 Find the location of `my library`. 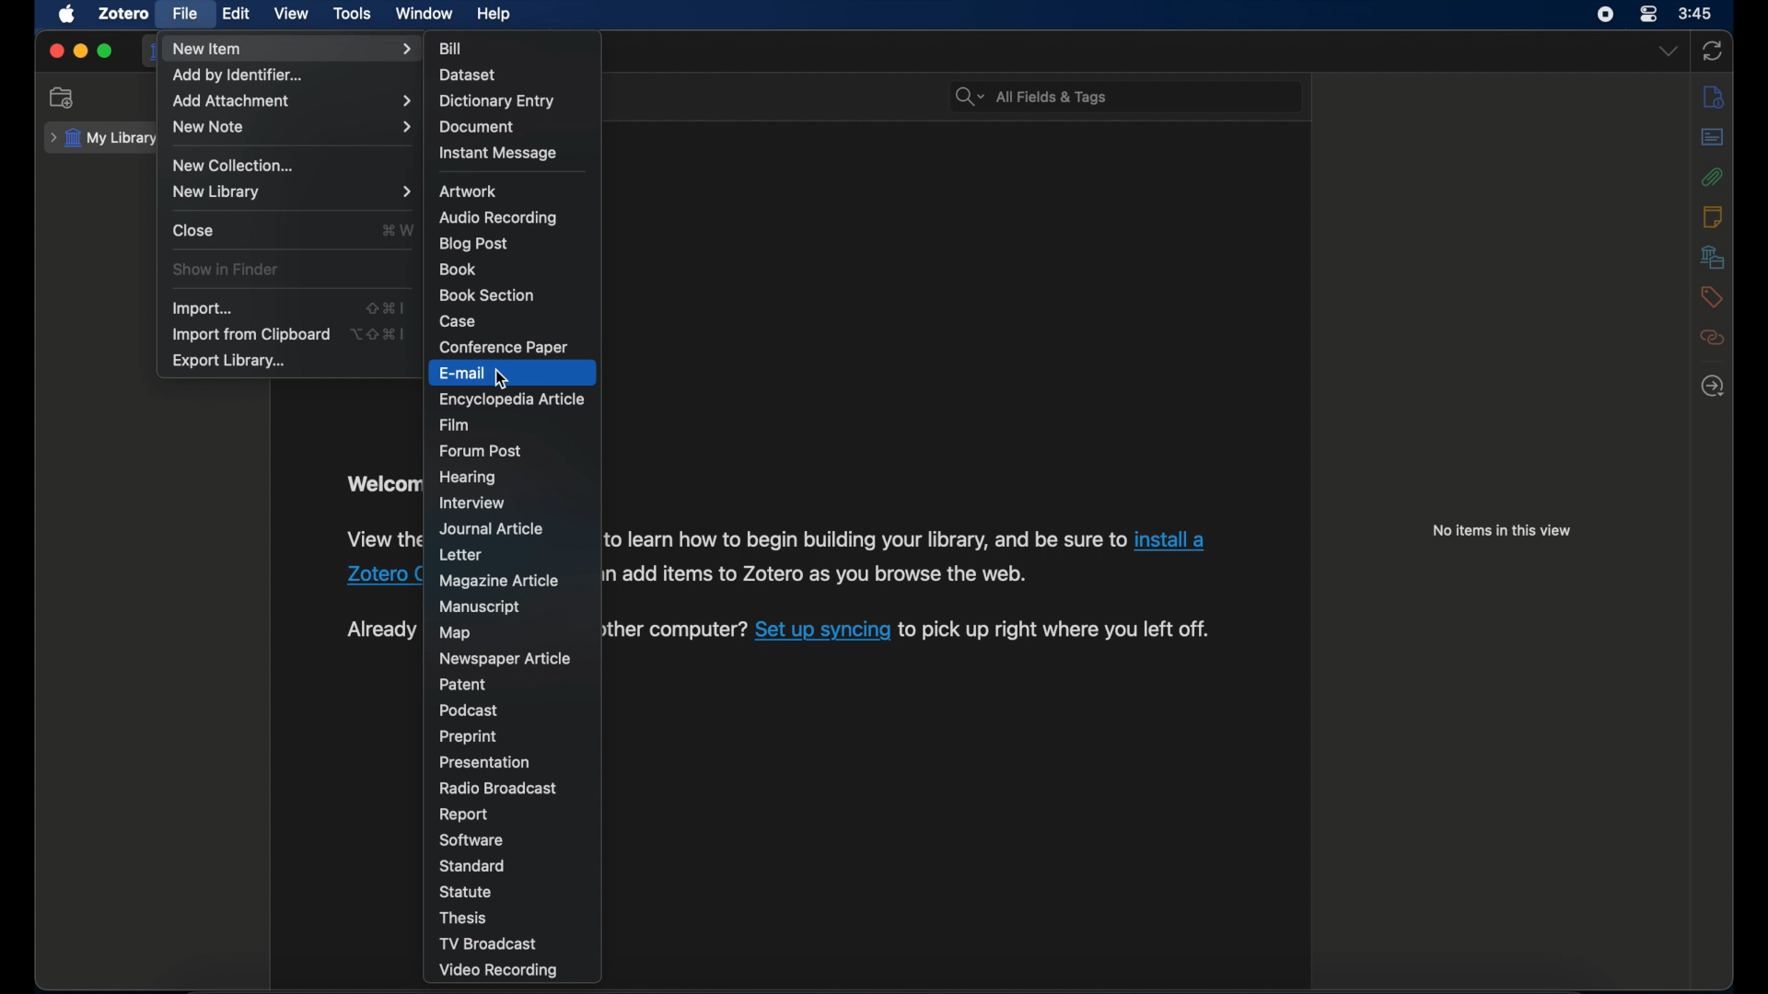

my library is located at coordinates (105, 138).